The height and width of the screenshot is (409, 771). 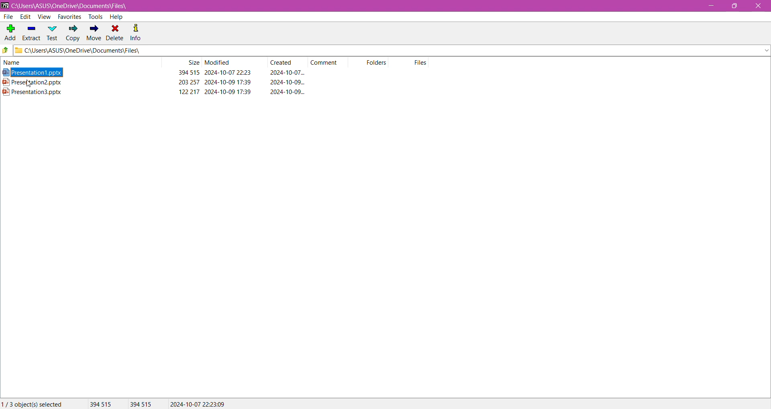 I want to click on Test, so click(x=53, y=33).